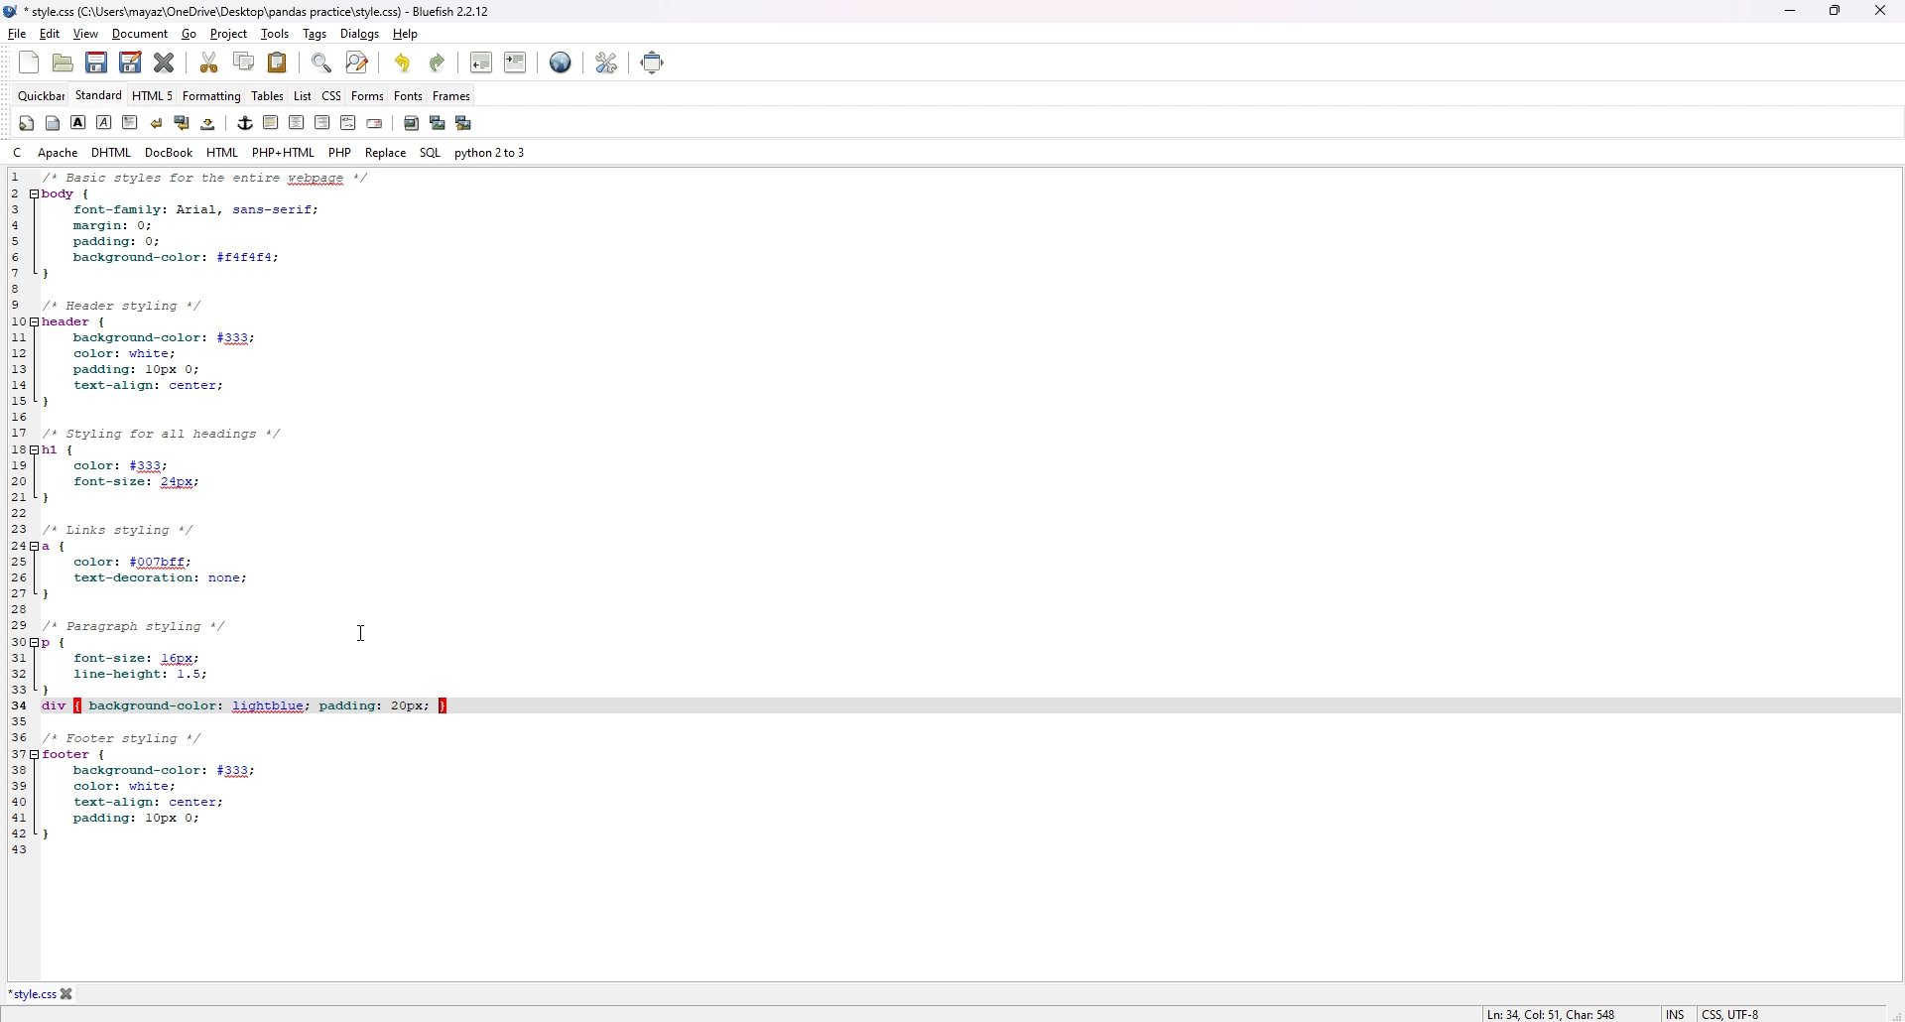 The image size is (1905, 1022). I want to click on open, so click(63, 64).